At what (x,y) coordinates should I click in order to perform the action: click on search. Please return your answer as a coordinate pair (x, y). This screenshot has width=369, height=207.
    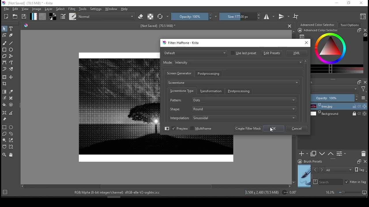
    Looking at the image, I should click on (314, 182).